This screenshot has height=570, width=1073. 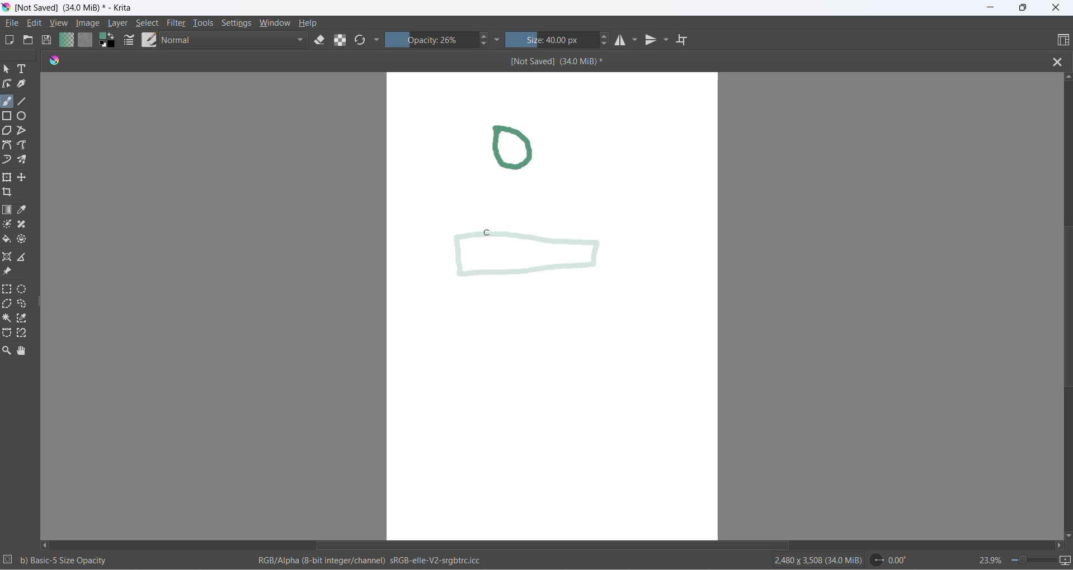 What do you see at coordinates (983, 559) in the screenshot?
I see `zoom percentage` at bounding box center [983, 559].